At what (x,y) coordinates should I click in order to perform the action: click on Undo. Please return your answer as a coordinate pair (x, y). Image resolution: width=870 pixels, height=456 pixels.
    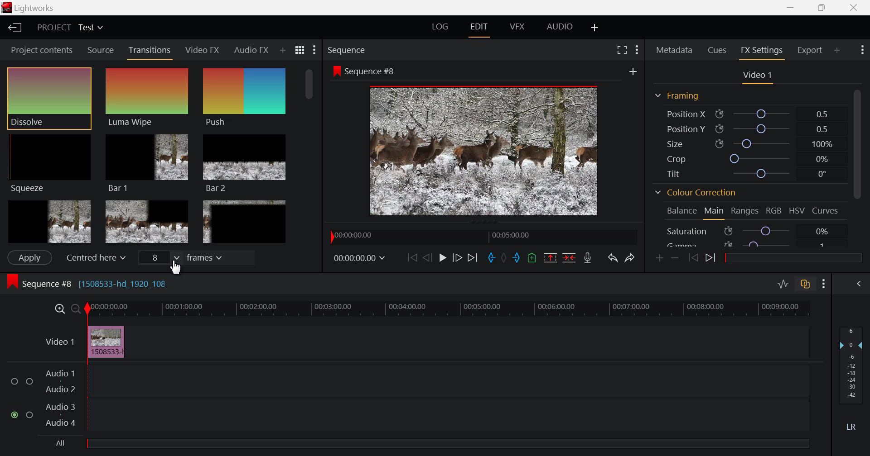
    Looking at the image, I should click on (612, 258).